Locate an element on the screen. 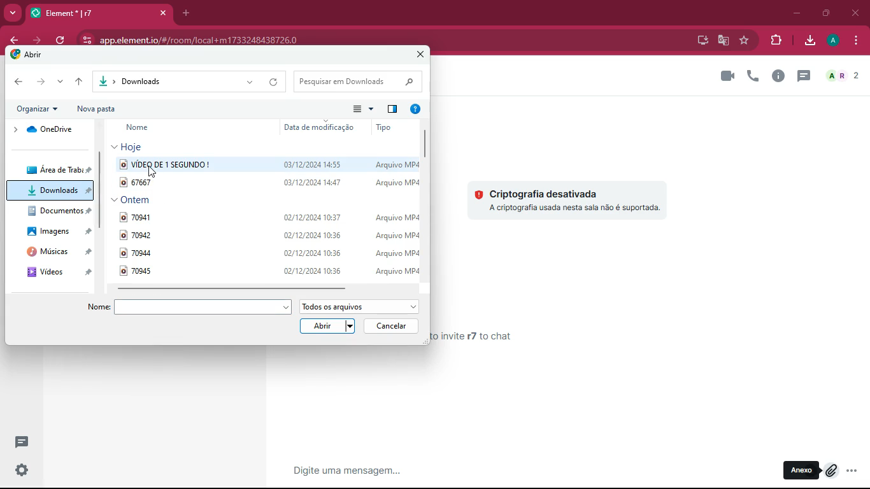 This screenshot has width=870, height=489. pesquisar em downloads is located at coordinates (360, 81).